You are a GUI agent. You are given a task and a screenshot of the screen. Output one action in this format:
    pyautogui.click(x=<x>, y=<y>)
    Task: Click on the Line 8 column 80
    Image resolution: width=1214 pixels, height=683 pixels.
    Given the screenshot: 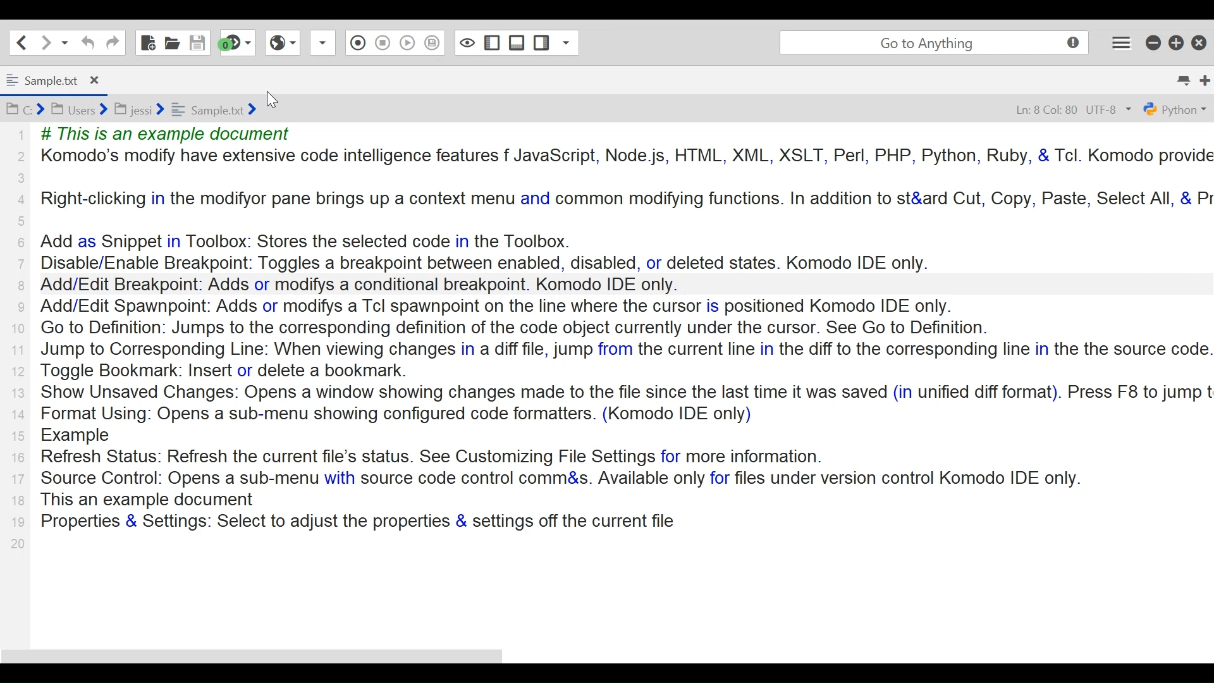 What is the action you would take?
    pyautogui.click(x=1046, y=109)
    